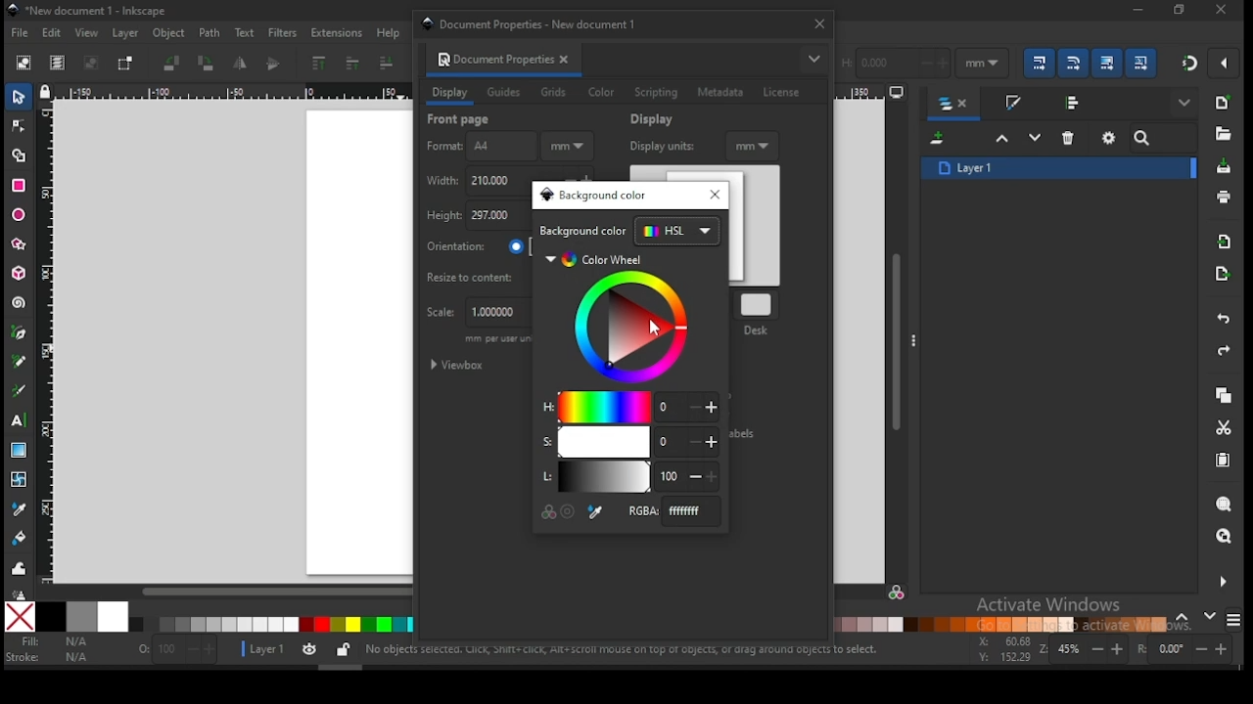 Image resolution: width=1253 pixels, height=704 pixels. I want to click on close window, so click(713, 195).